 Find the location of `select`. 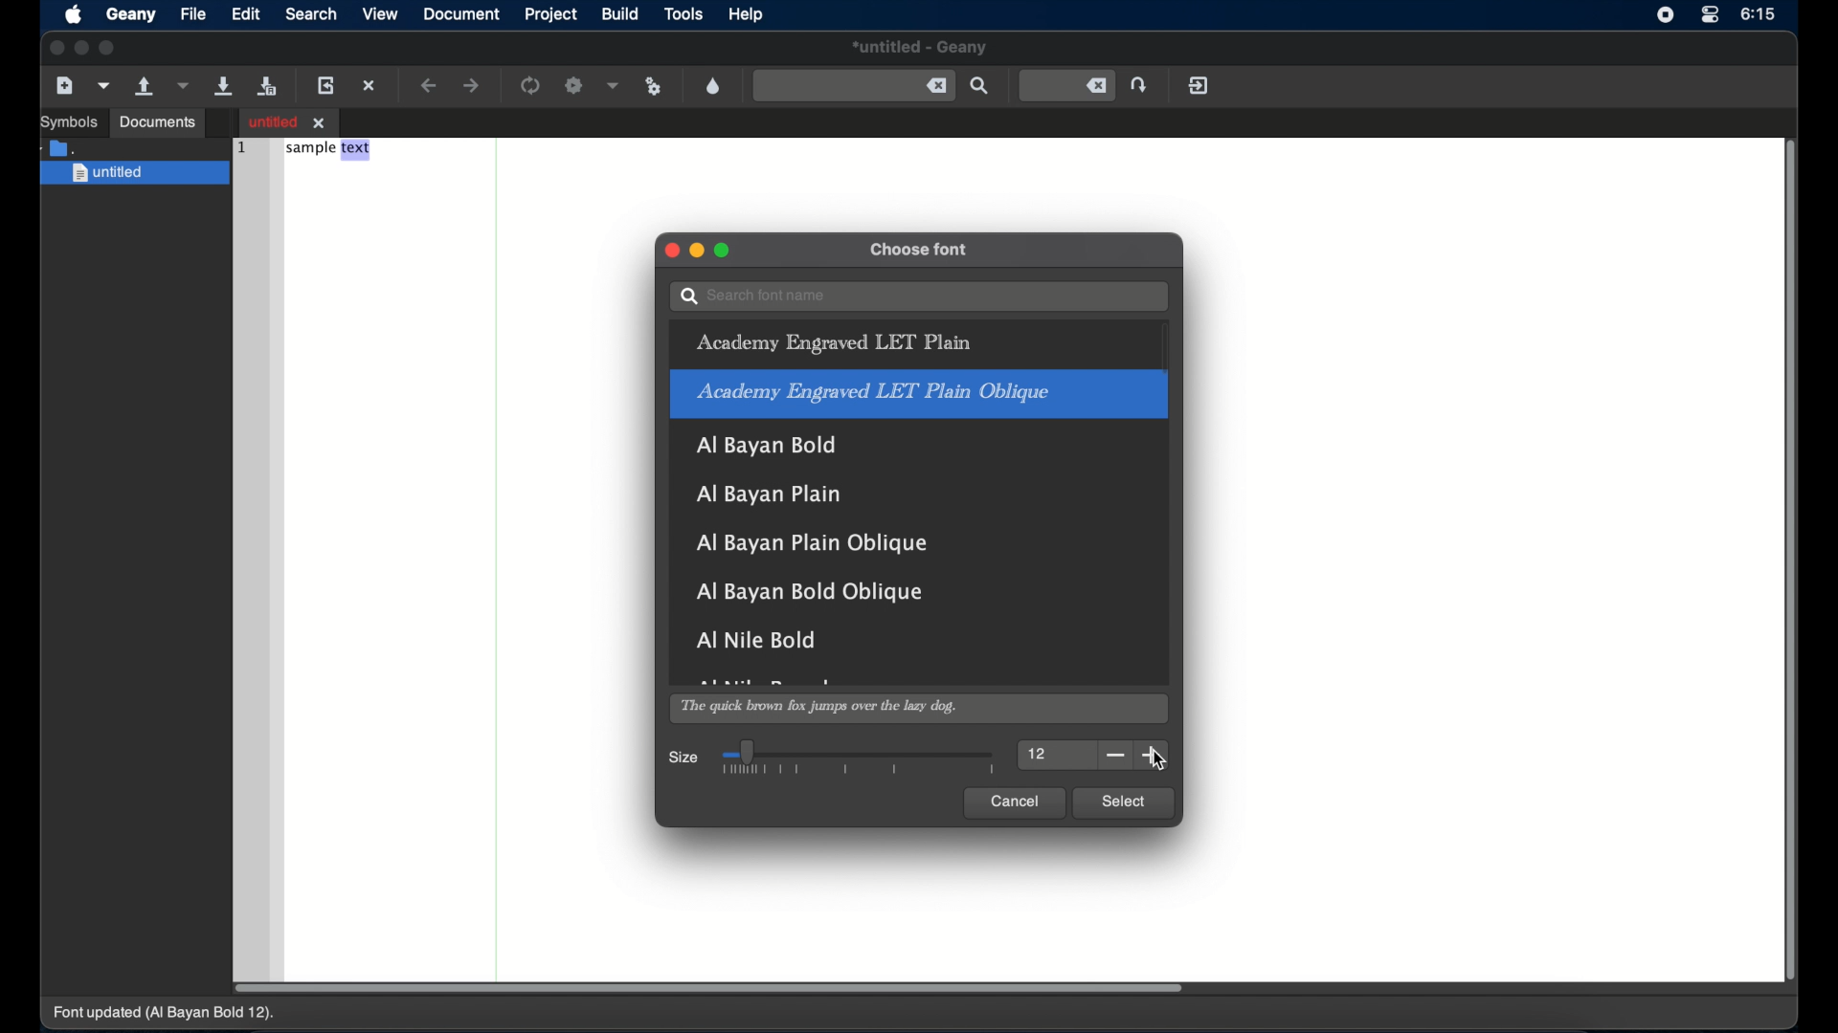

select is located at coordinates (1123, 803).